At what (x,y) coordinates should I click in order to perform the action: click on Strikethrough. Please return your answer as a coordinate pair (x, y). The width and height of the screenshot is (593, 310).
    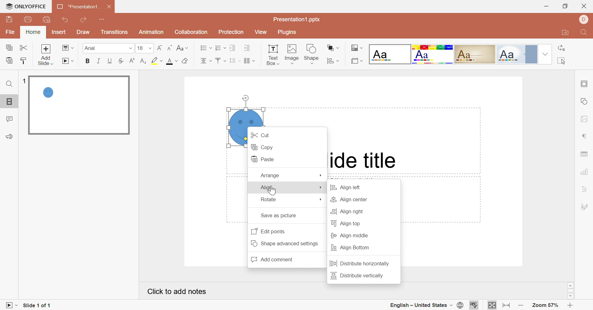
    Looking at the image, I should click on (120, 61).